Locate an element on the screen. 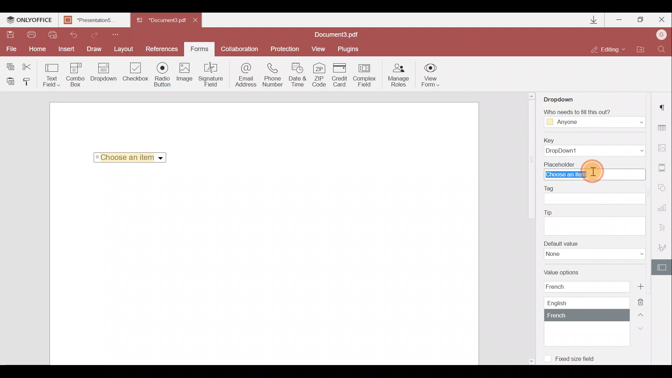  Placeholder is located at coordinates (593, 169).